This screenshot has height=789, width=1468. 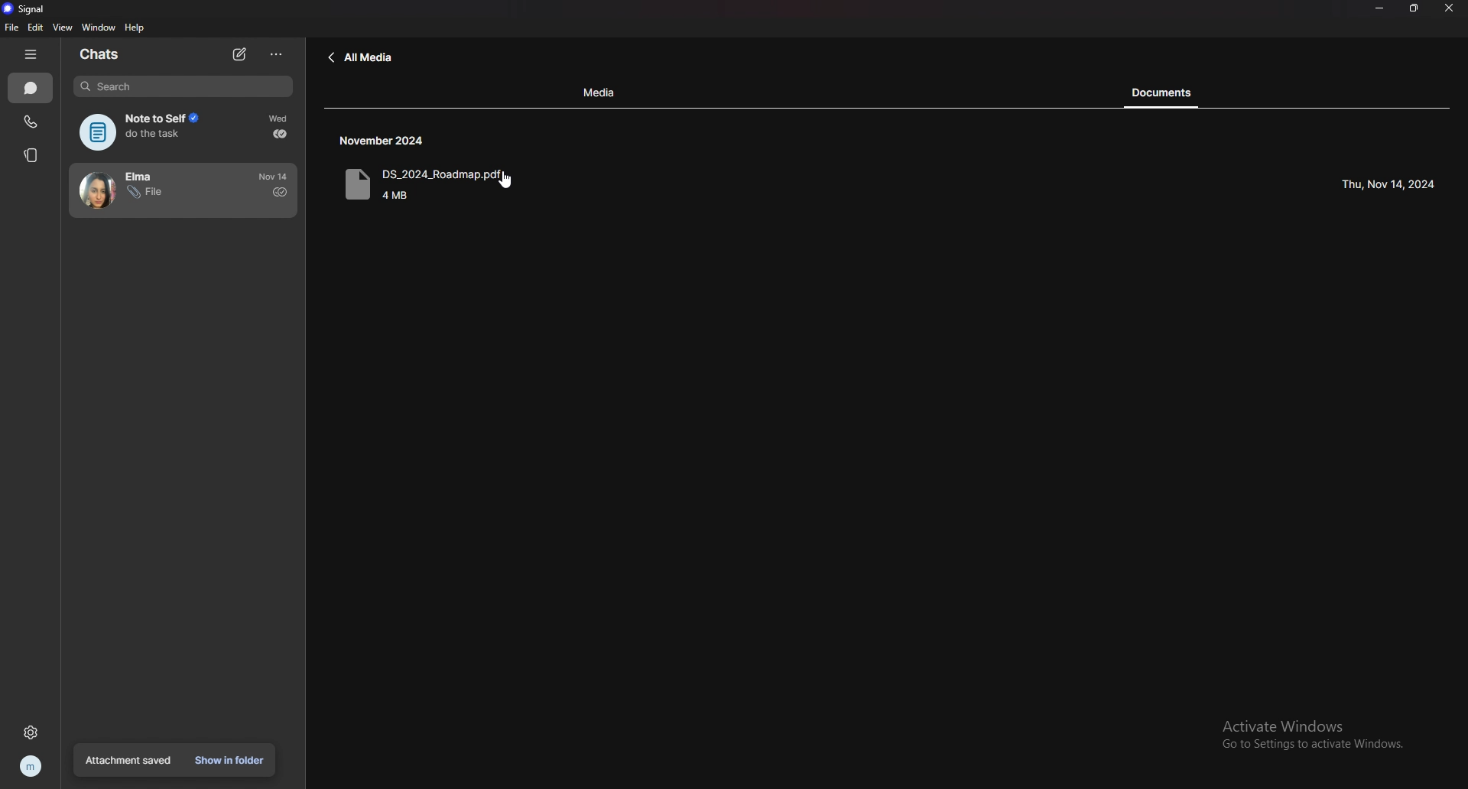 I want to click on minimize, so click(x=1382, y=8).